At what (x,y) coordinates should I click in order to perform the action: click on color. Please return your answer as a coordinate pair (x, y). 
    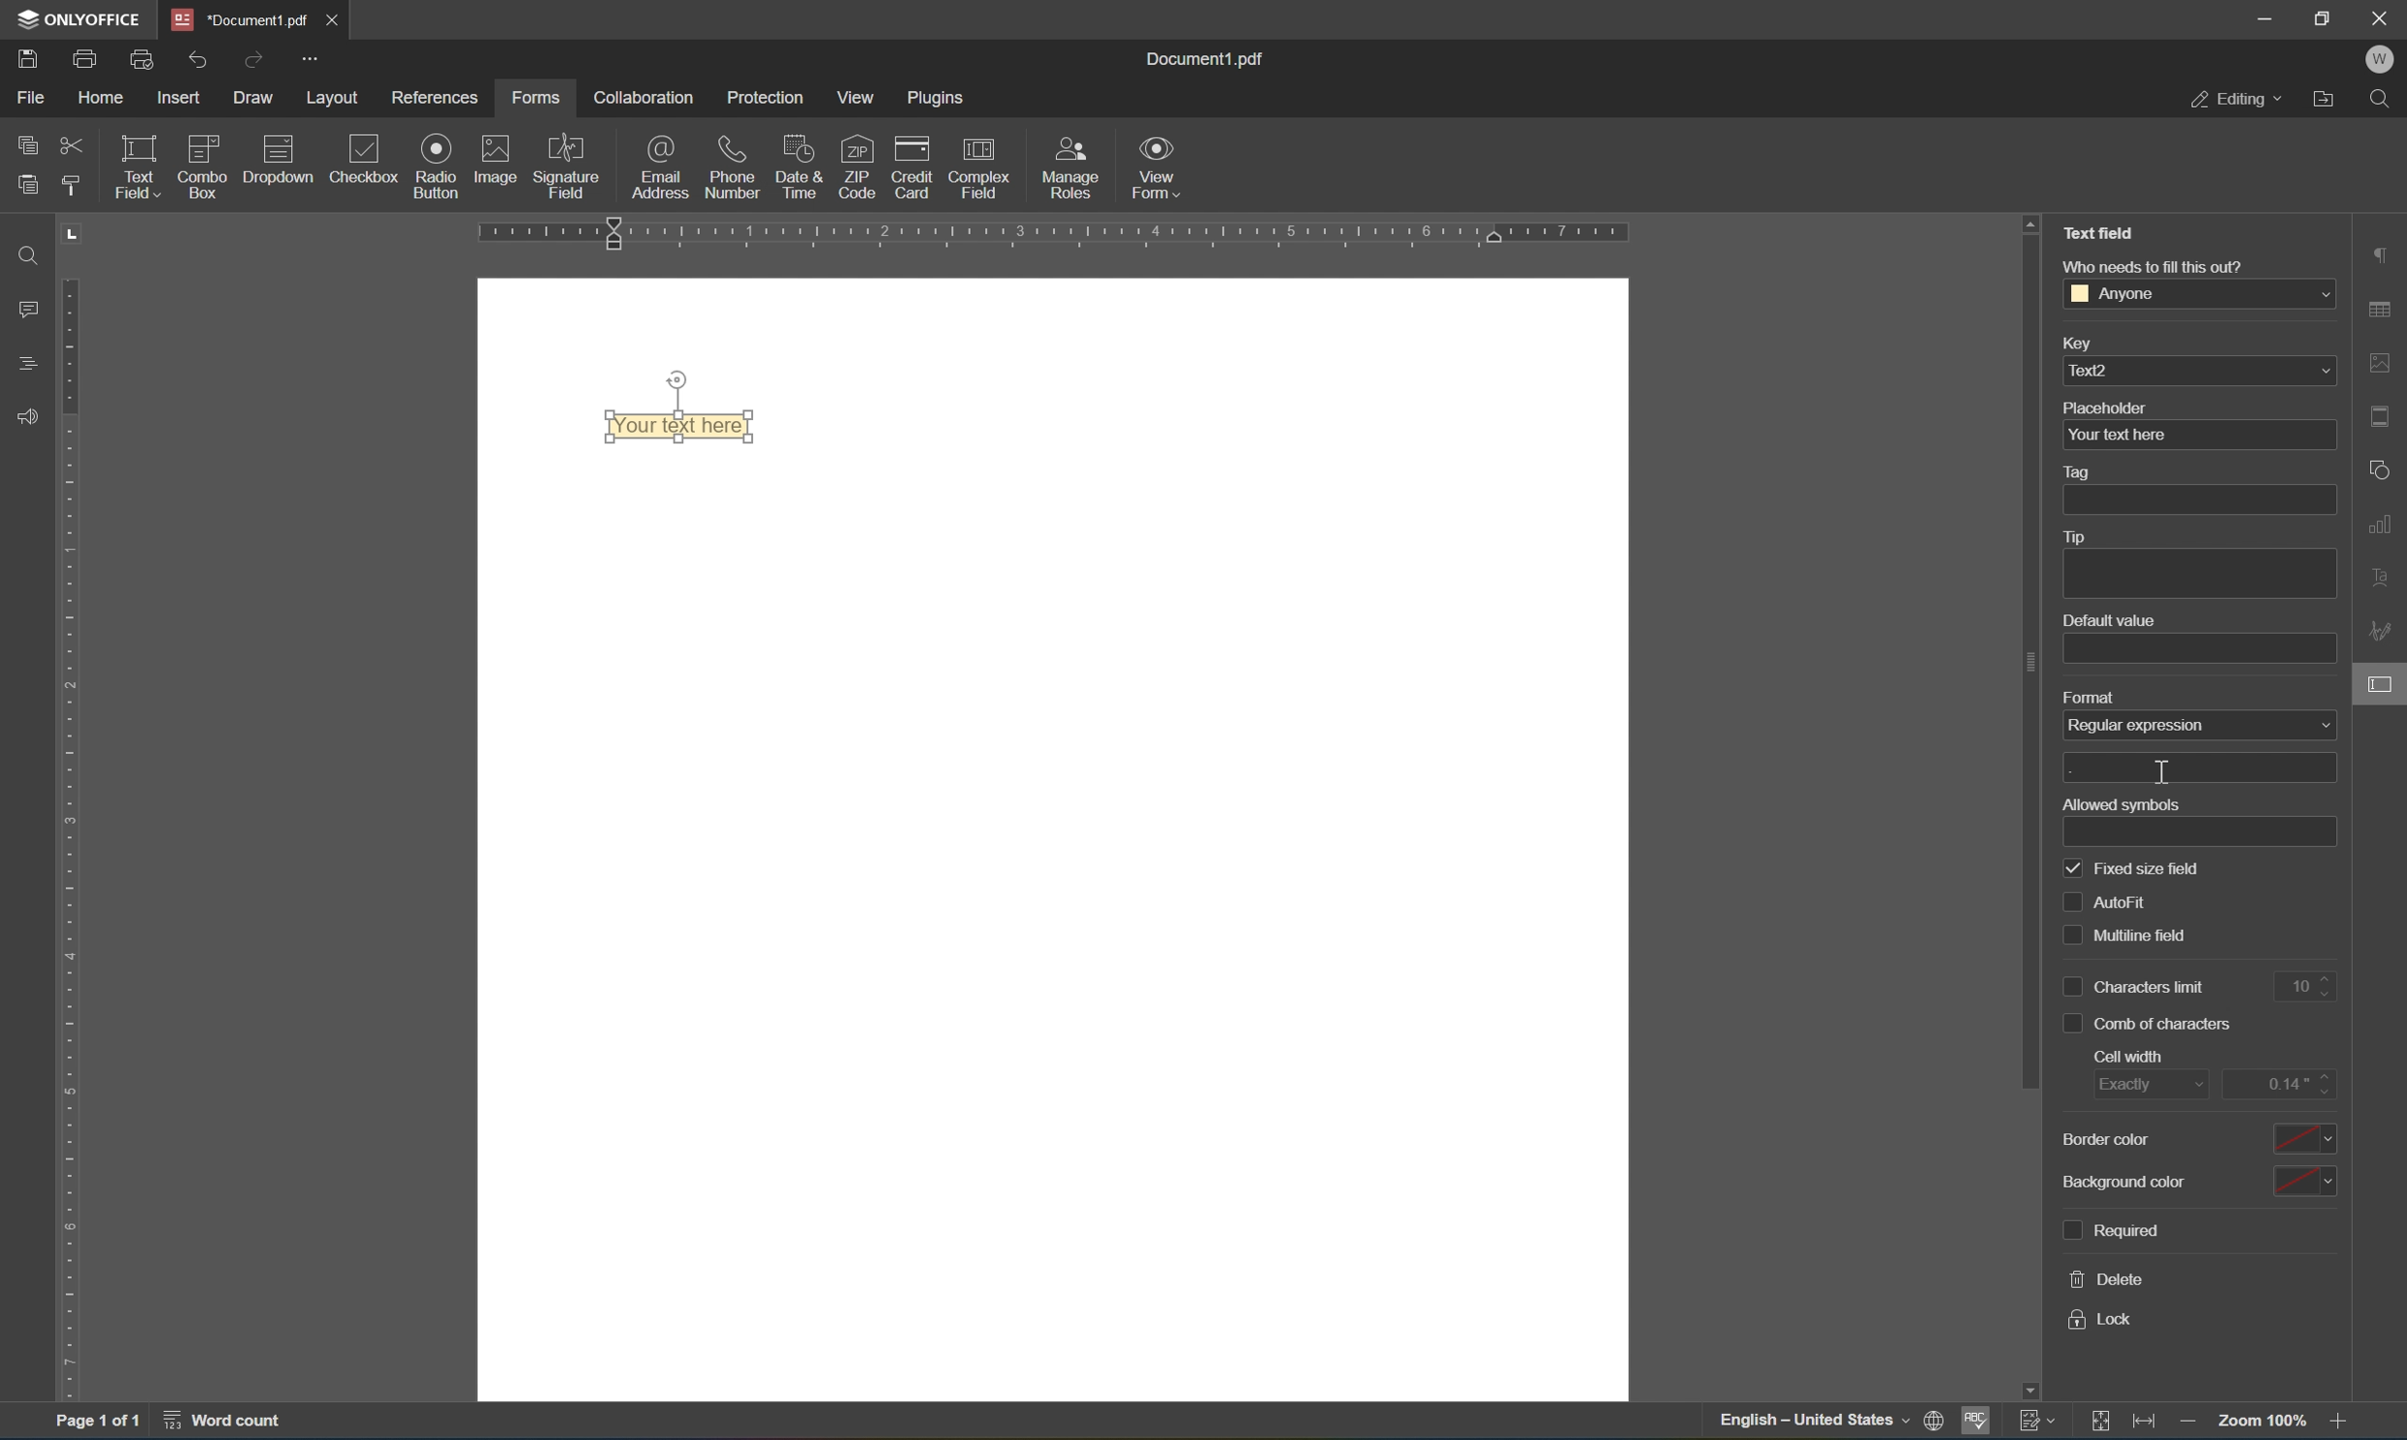
    Looking at the image, I should click on (2308, 1140).